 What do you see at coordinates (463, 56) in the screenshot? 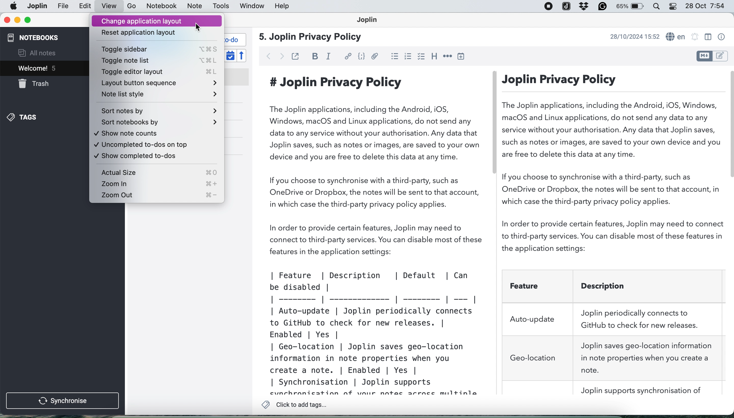
I see `insert time` at bounding box center [463, 56].